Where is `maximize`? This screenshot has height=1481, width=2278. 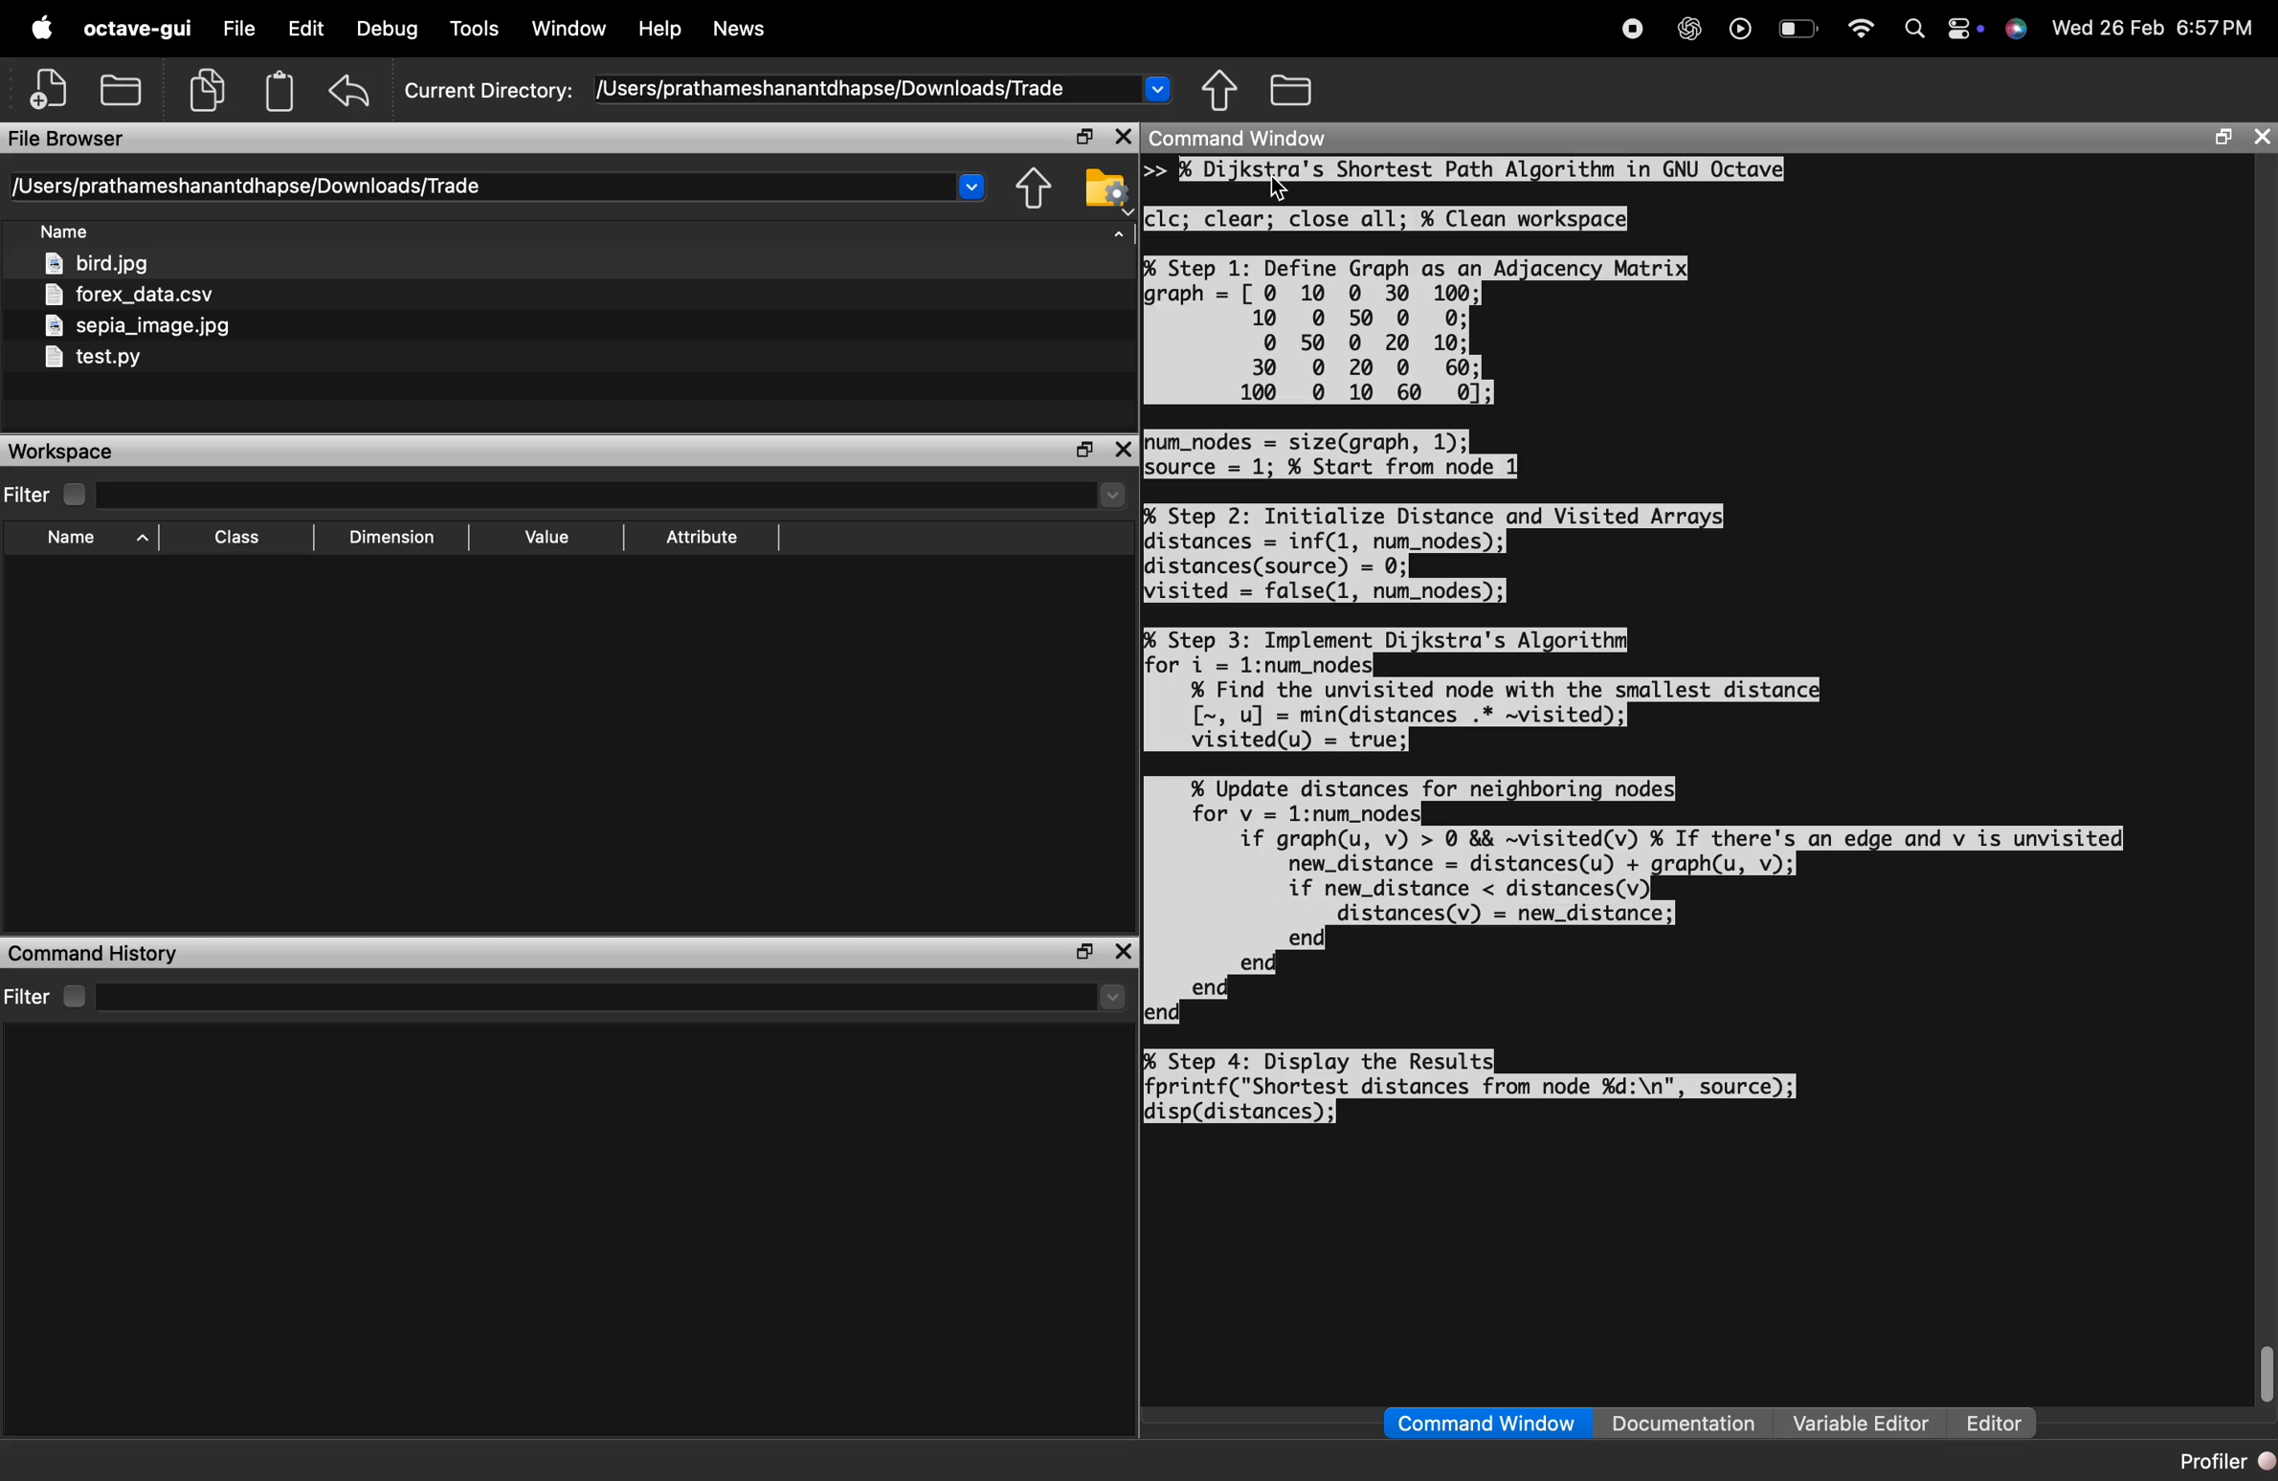
maximize is located at coordinates (2223, 137).